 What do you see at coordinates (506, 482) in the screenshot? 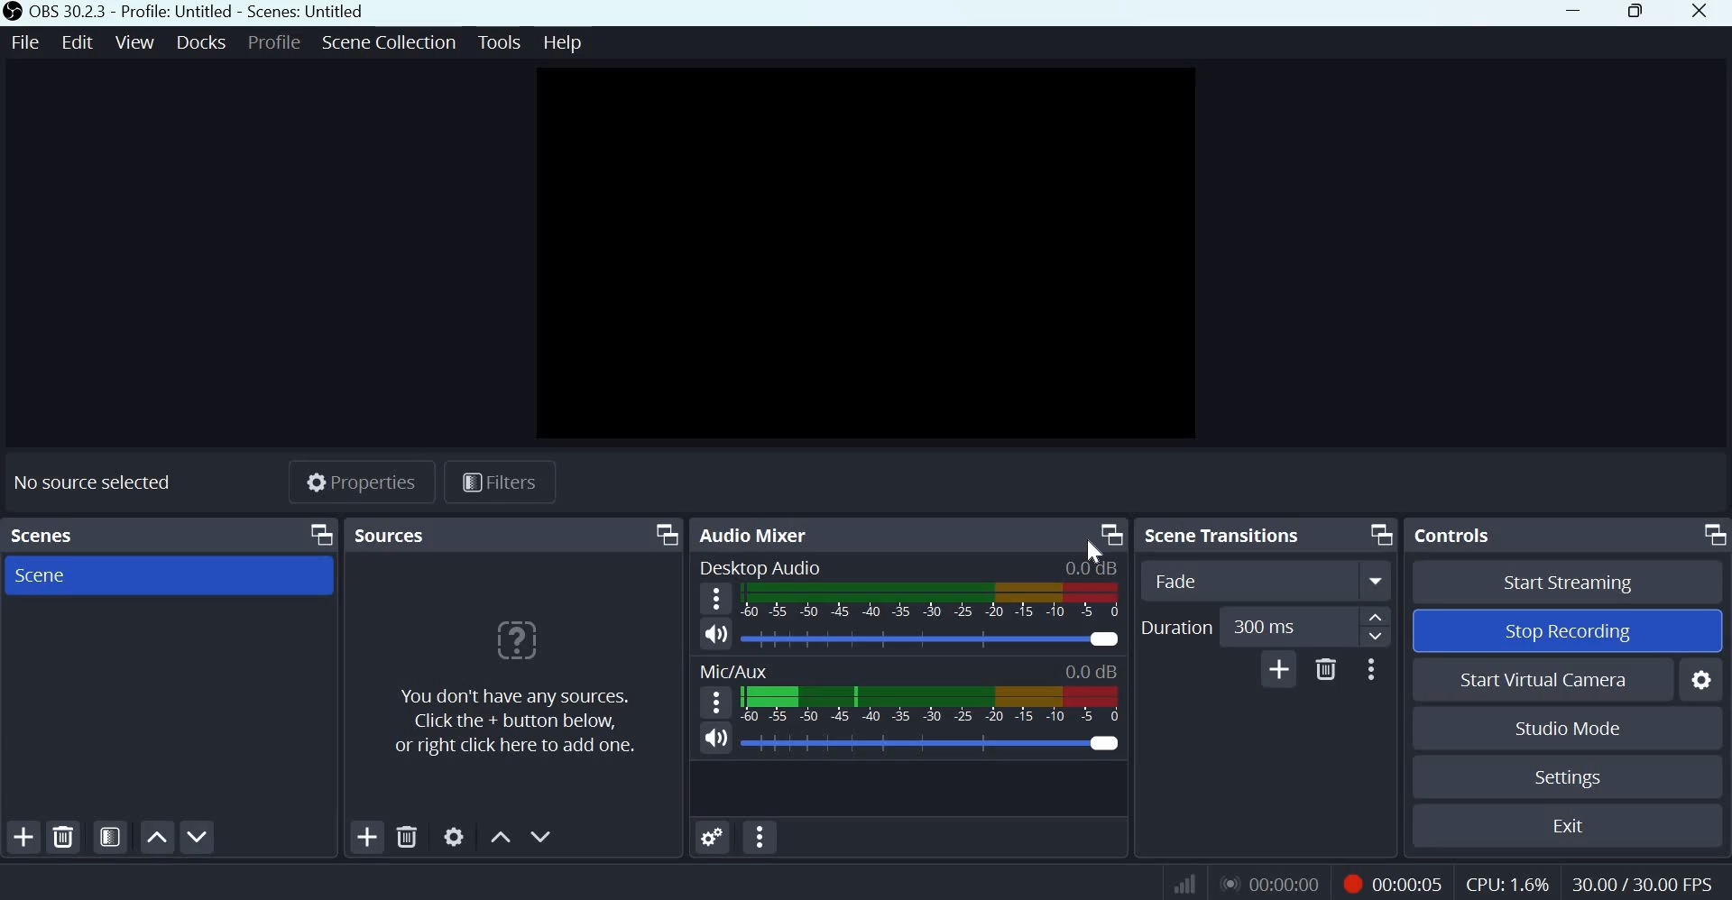
I see `Filters` at bounding box center [506, 482].